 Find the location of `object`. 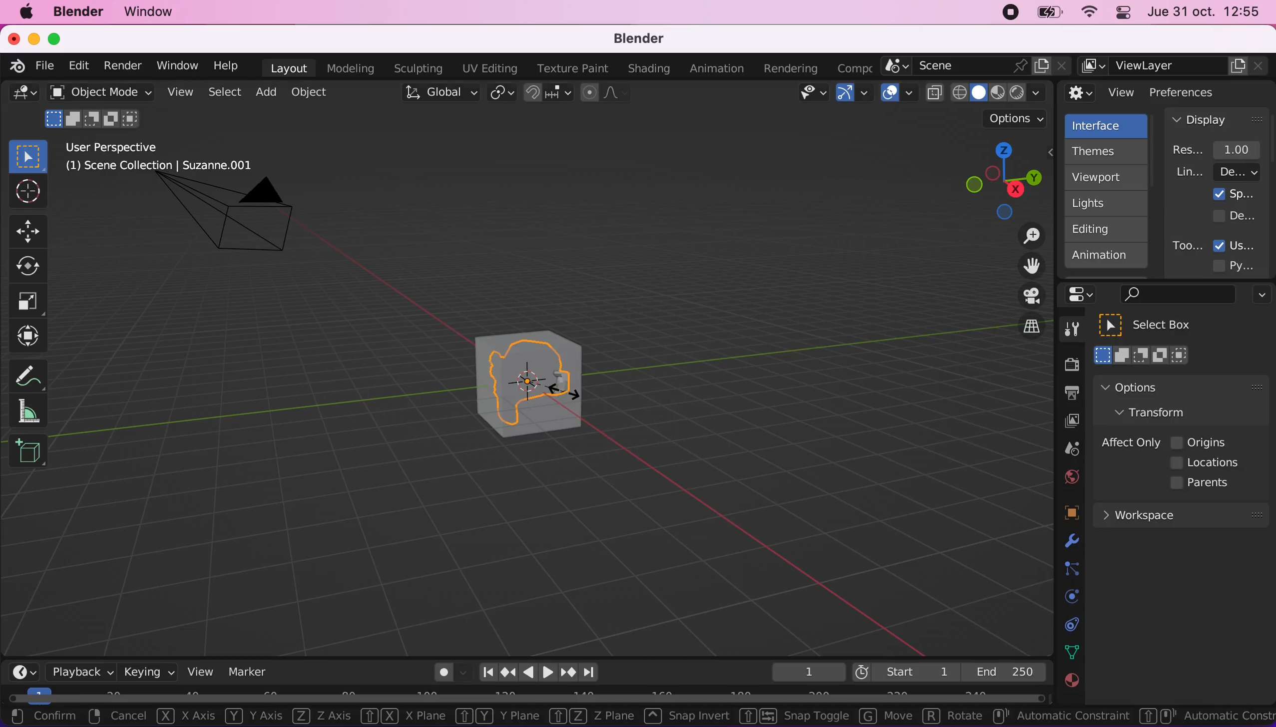

object is located at coordinates (312, 92).